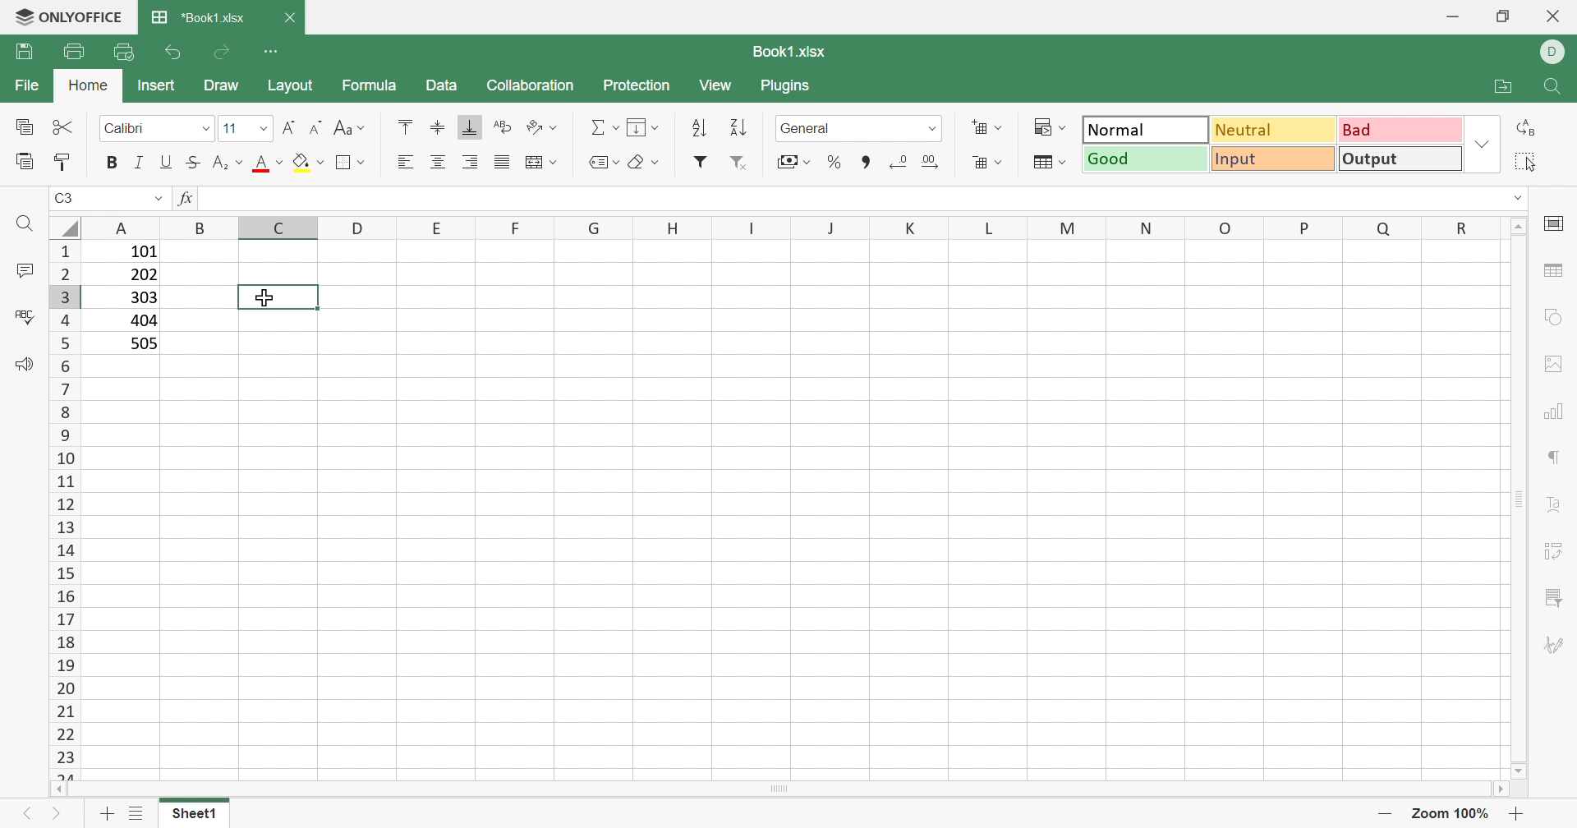  Describe the element at coordinates (1555, 223) in the screenshot. I see `cell settings` at that location.